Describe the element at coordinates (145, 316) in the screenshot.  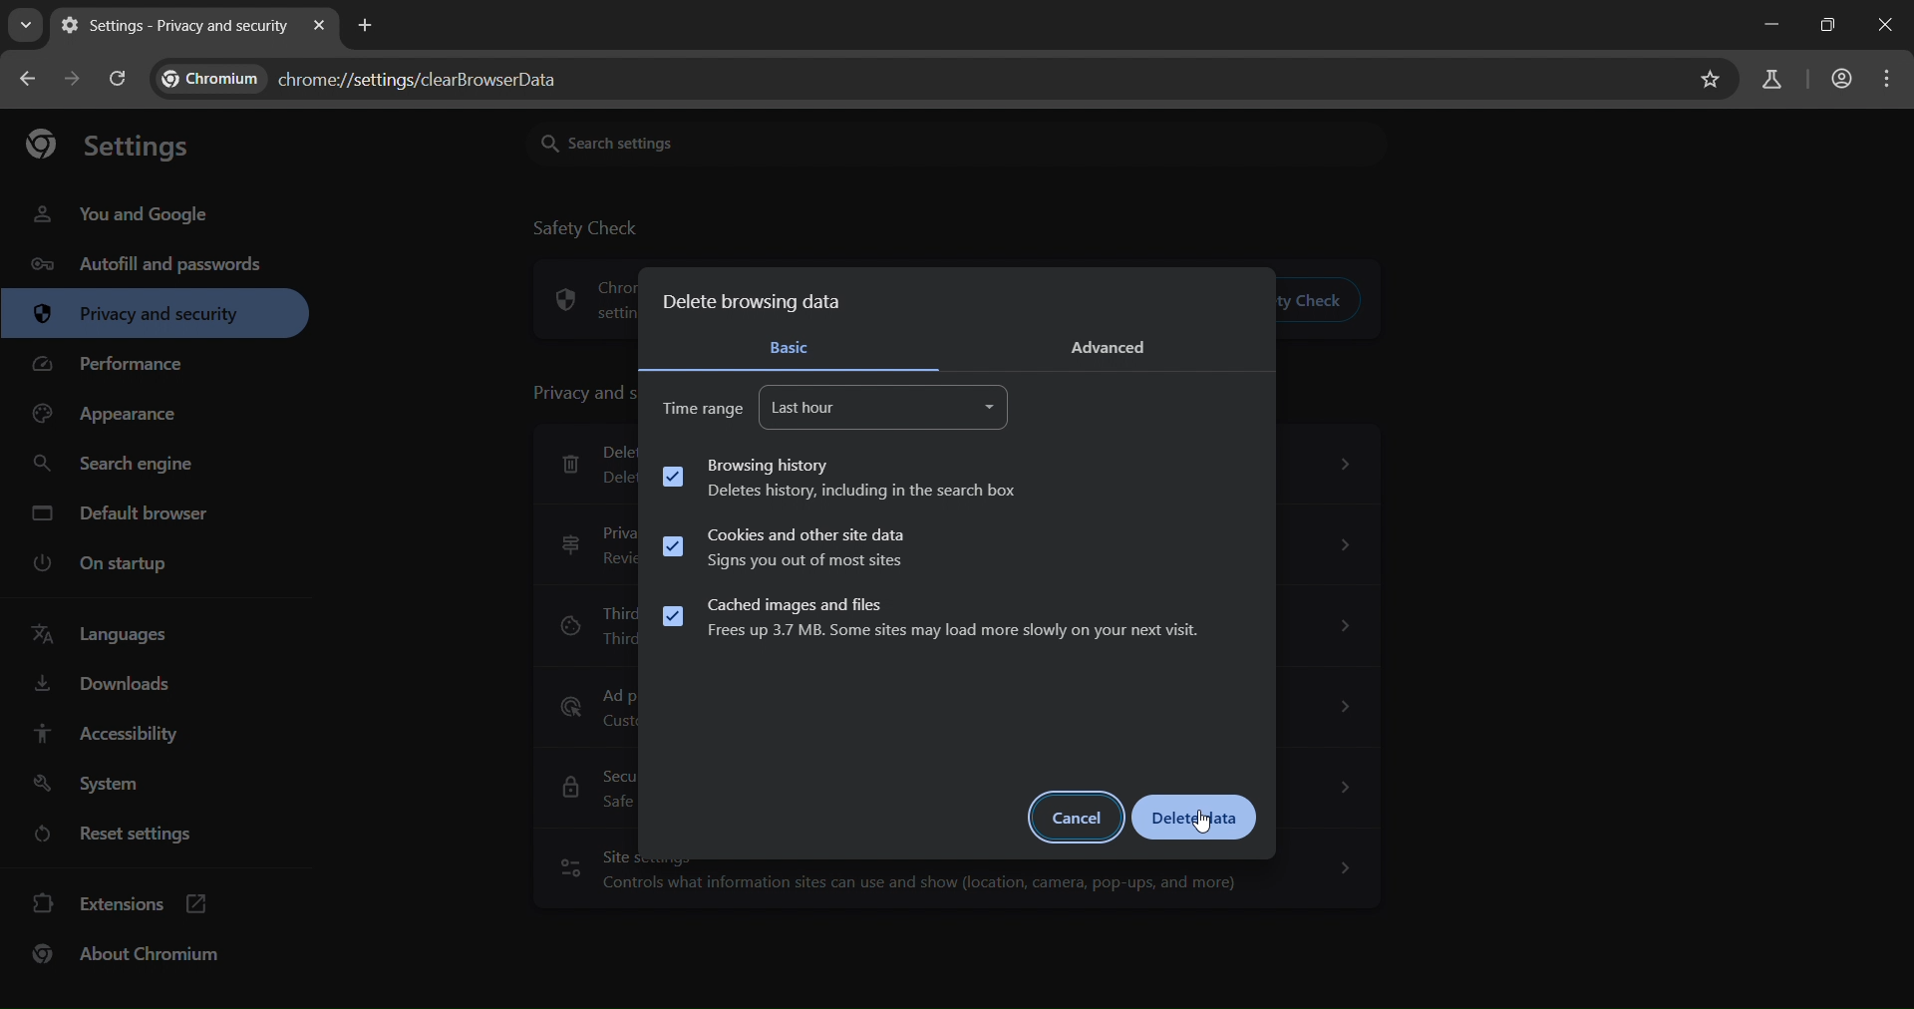
I see `privacy and security` at that location.